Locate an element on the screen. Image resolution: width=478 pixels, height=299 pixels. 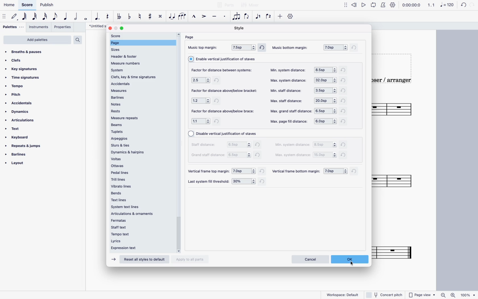
refresh is located at coordinates (345, 69).